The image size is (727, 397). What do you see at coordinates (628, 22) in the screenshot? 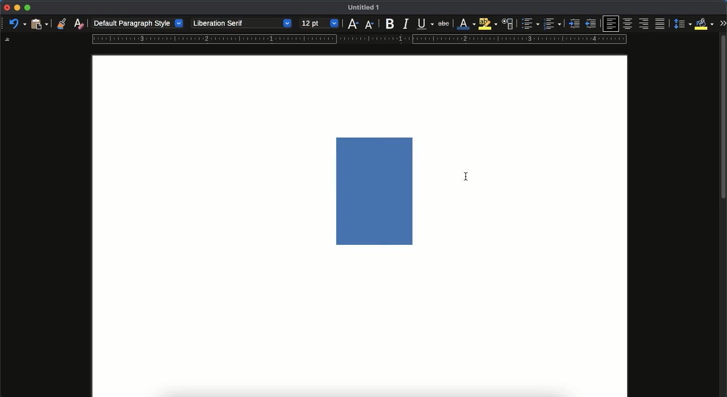
I see `center align` at bounding box center [628, 22].